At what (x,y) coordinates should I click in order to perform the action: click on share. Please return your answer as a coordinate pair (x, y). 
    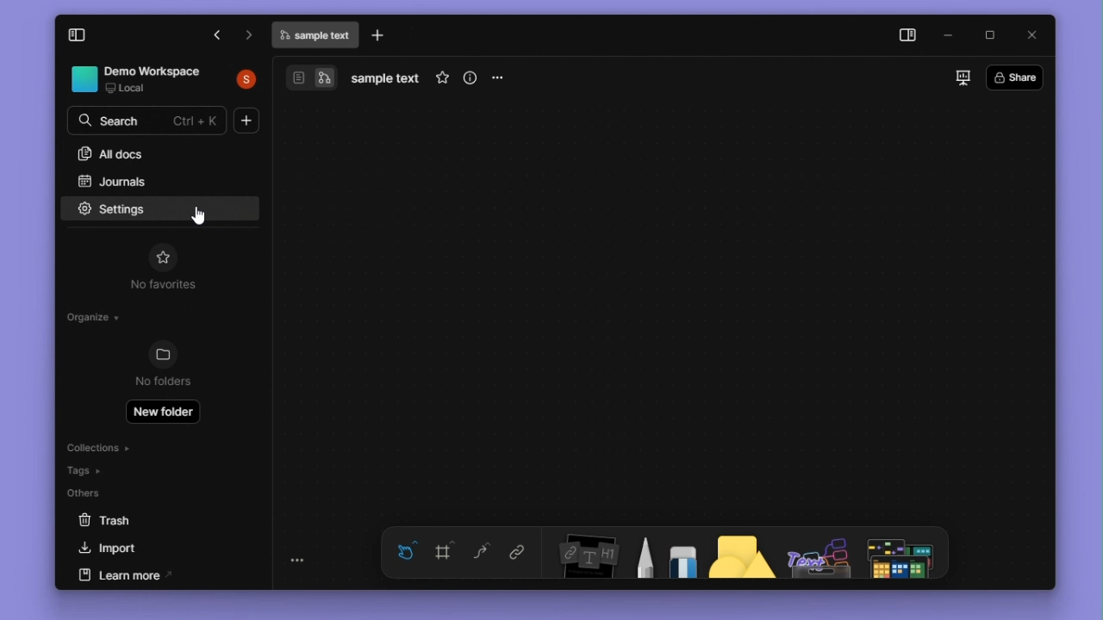
    Looking at the image, I should click on (1015, 77).